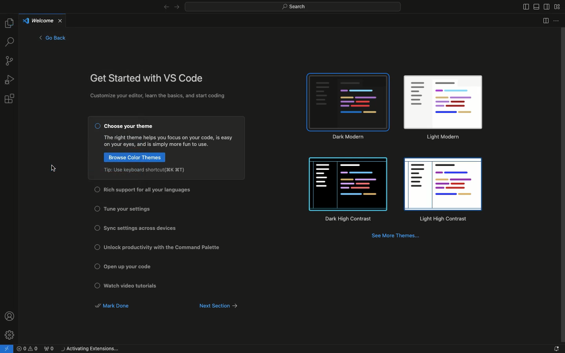 This screenshot has height=353, width=565. Describe the element at coordinates (165, 7) in the screenshot. I see `back` at that location.